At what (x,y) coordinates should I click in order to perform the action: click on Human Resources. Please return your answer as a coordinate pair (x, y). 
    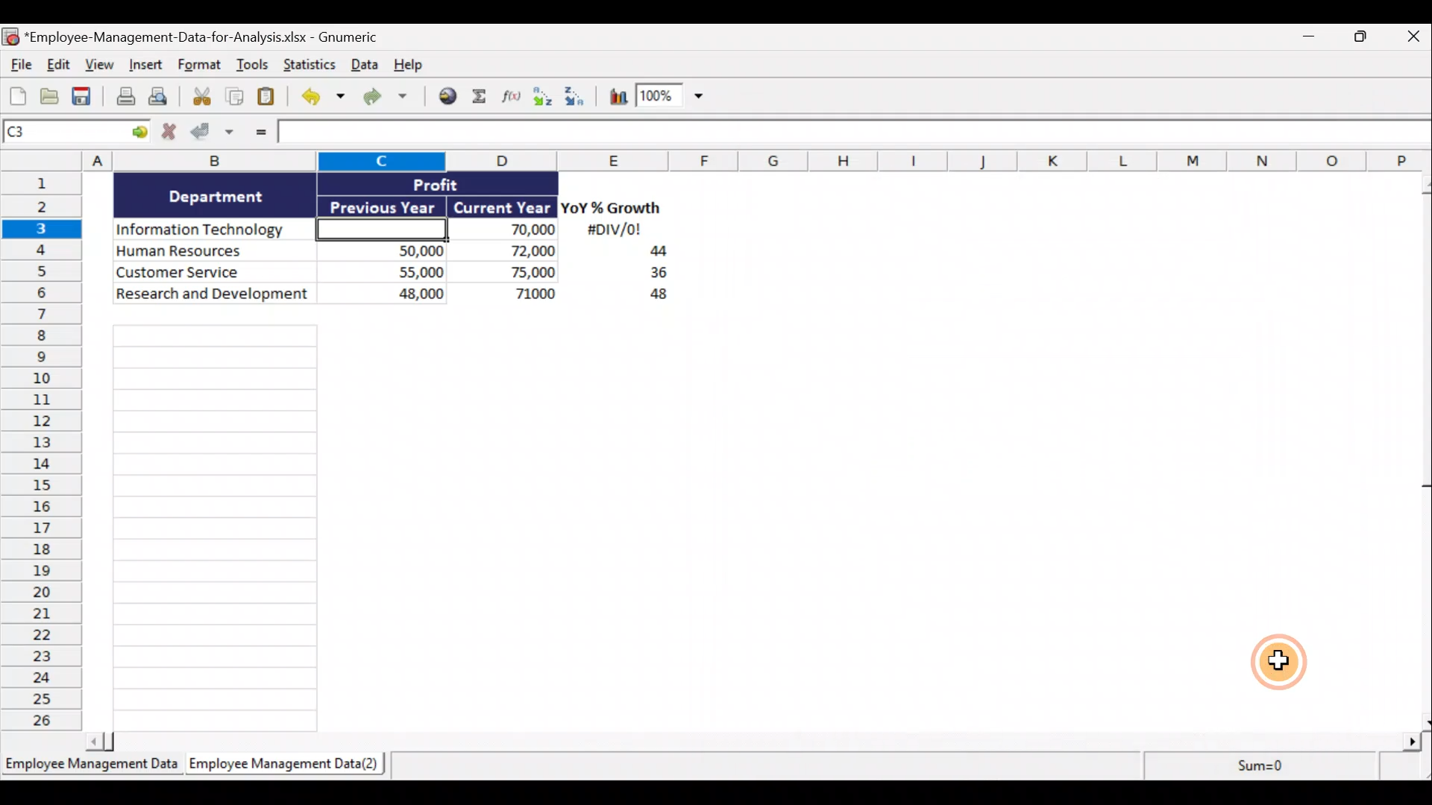
    Looking at the image, I should click on (211, 252).